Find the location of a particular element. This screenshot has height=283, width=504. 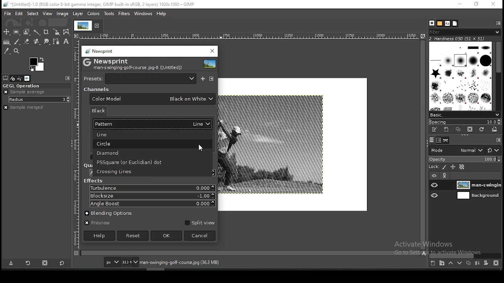

tab is located at coordinates (89, 26).